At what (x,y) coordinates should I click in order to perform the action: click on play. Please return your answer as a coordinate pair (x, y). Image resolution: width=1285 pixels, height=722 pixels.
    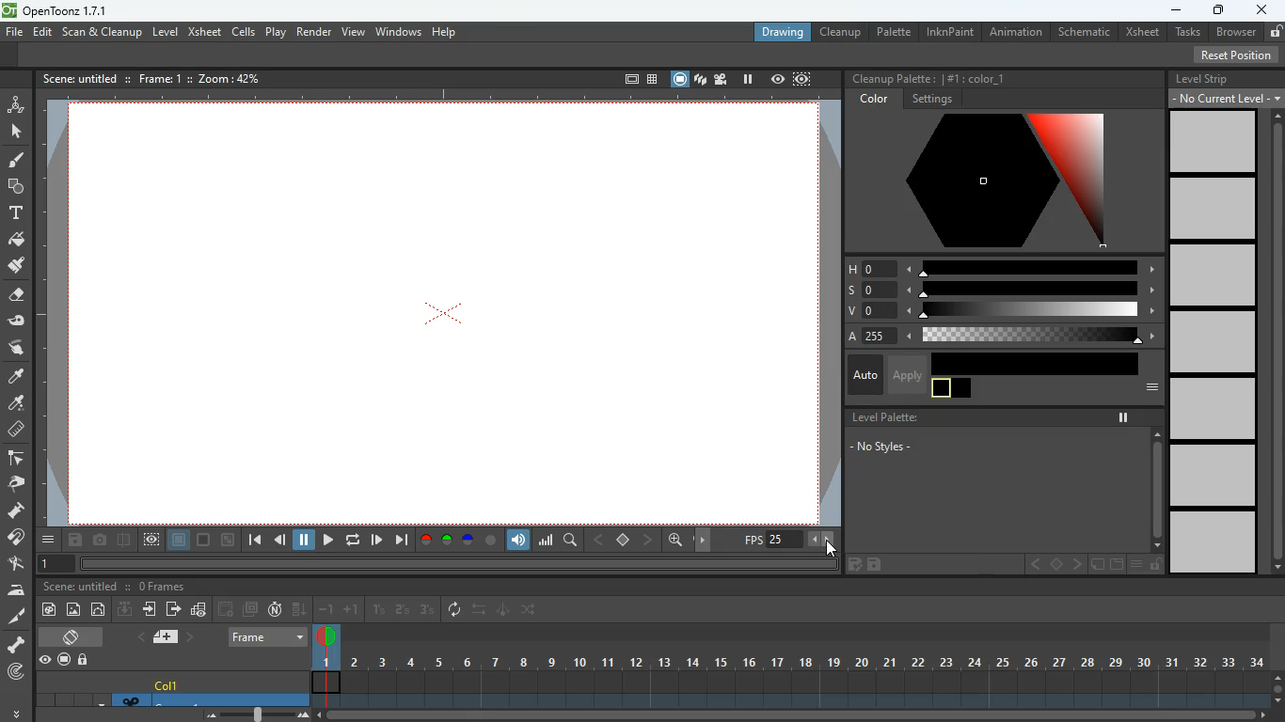
    Looking at the image, I should click on (275, 32).